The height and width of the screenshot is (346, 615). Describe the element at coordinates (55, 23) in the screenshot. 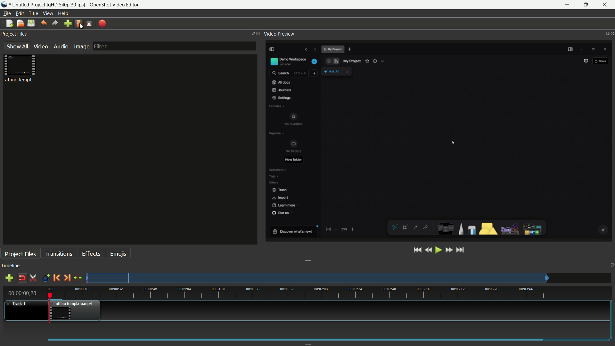

I see `redo` at that location.